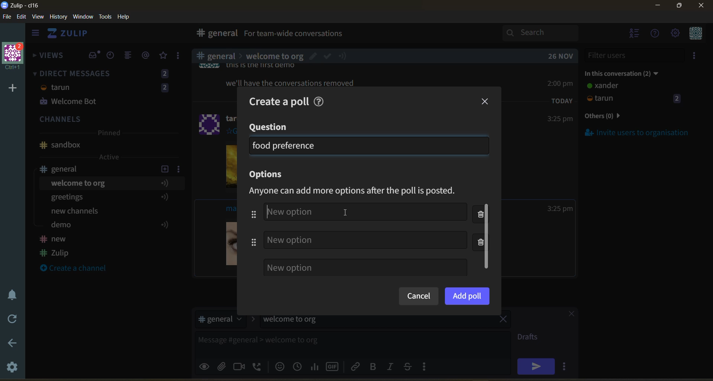  I want to click on direct messages, so click(107, 89).